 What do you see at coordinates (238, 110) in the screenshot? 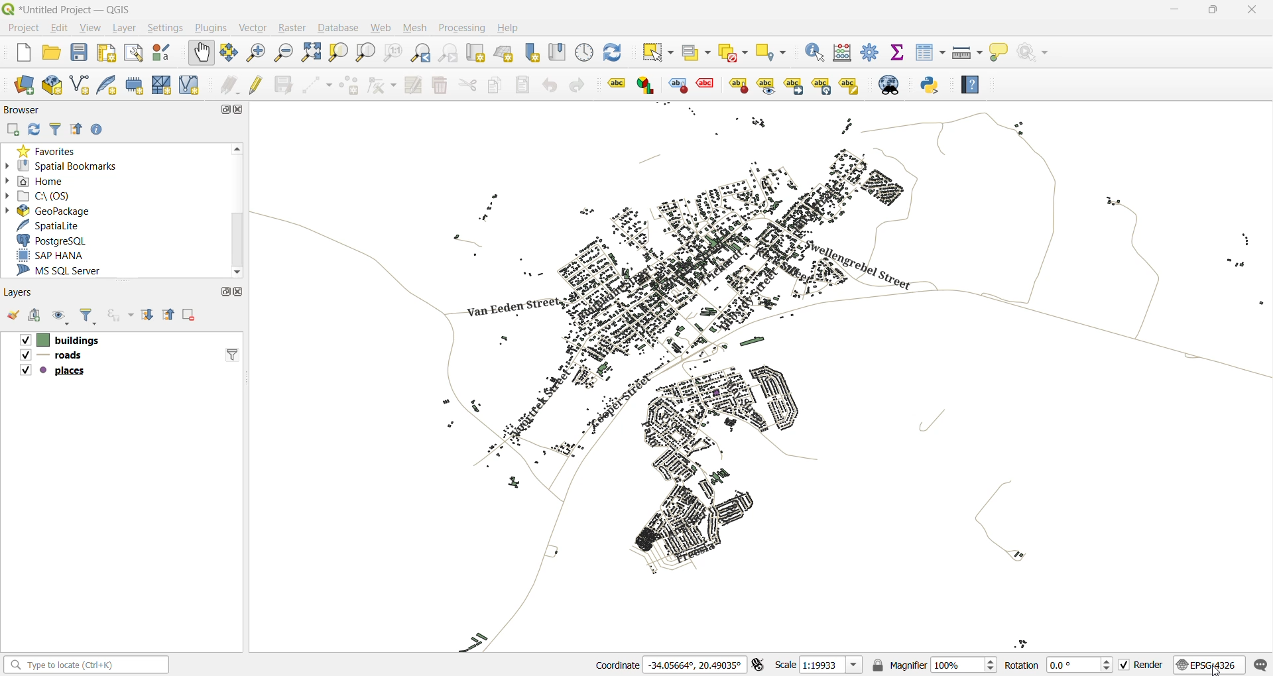
I see `close` at bounding box center [238, 110].